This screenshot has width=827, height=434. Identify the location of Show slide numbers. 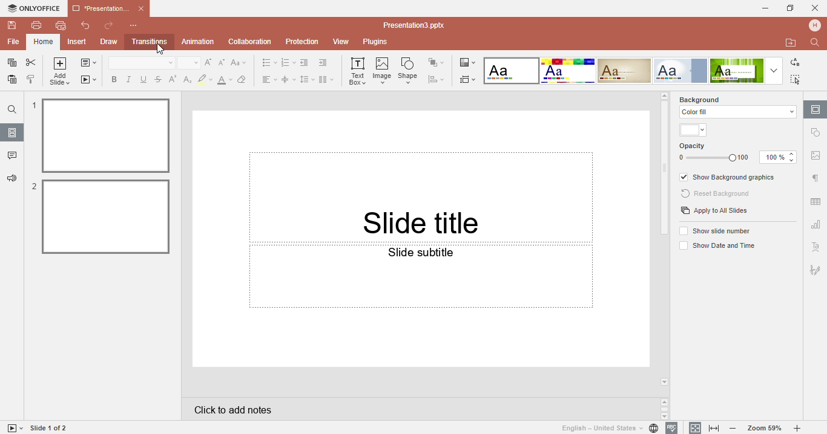
(717, 230).